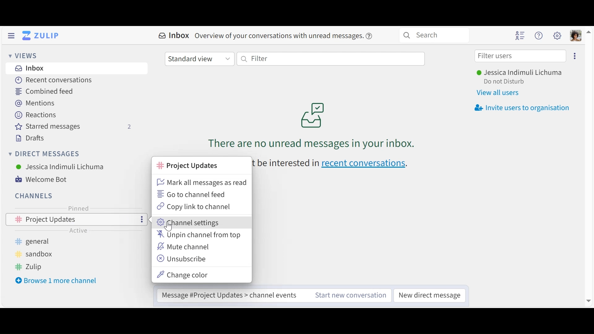  What do you see at coordinates (522, 107) in the screenshot?
I see `Invite users organisation` at bounding box center [522, 107].